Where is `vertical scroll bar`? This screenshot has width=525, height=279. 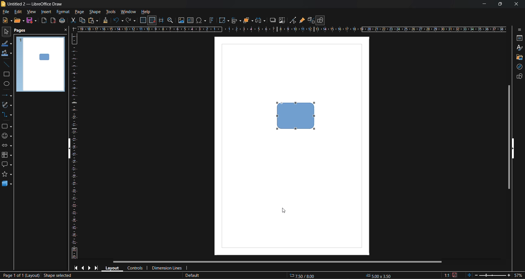
vertical scroll bar is located at coordinates (508, 137).